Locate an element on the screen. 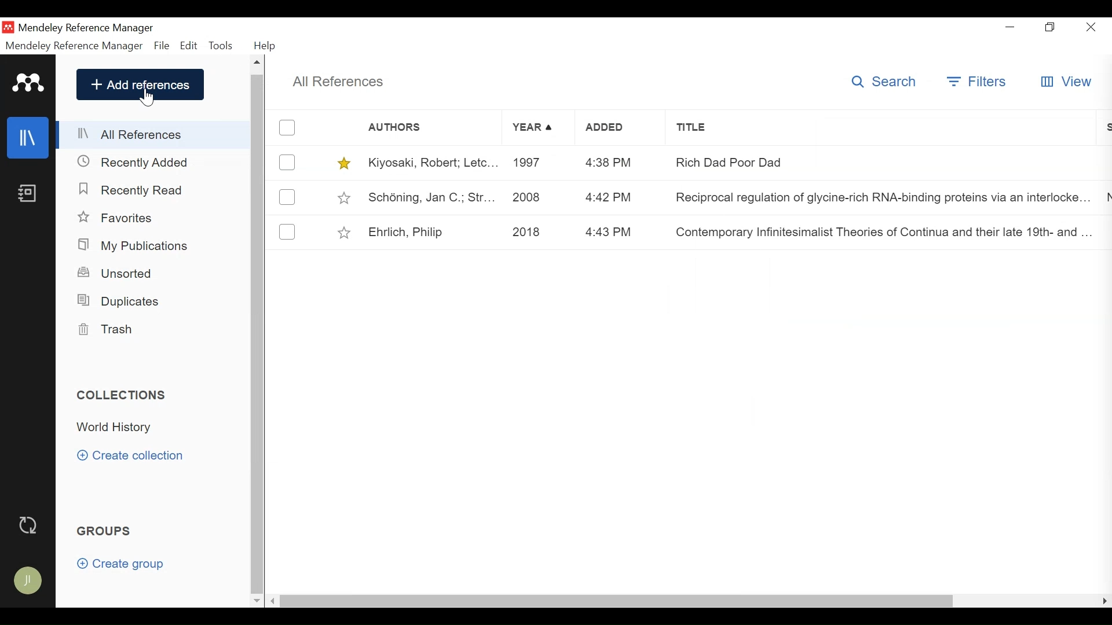 The height and width of the screenshot is (625, 1112). Ehrlich, Philip is located at coordinates (404, 230).